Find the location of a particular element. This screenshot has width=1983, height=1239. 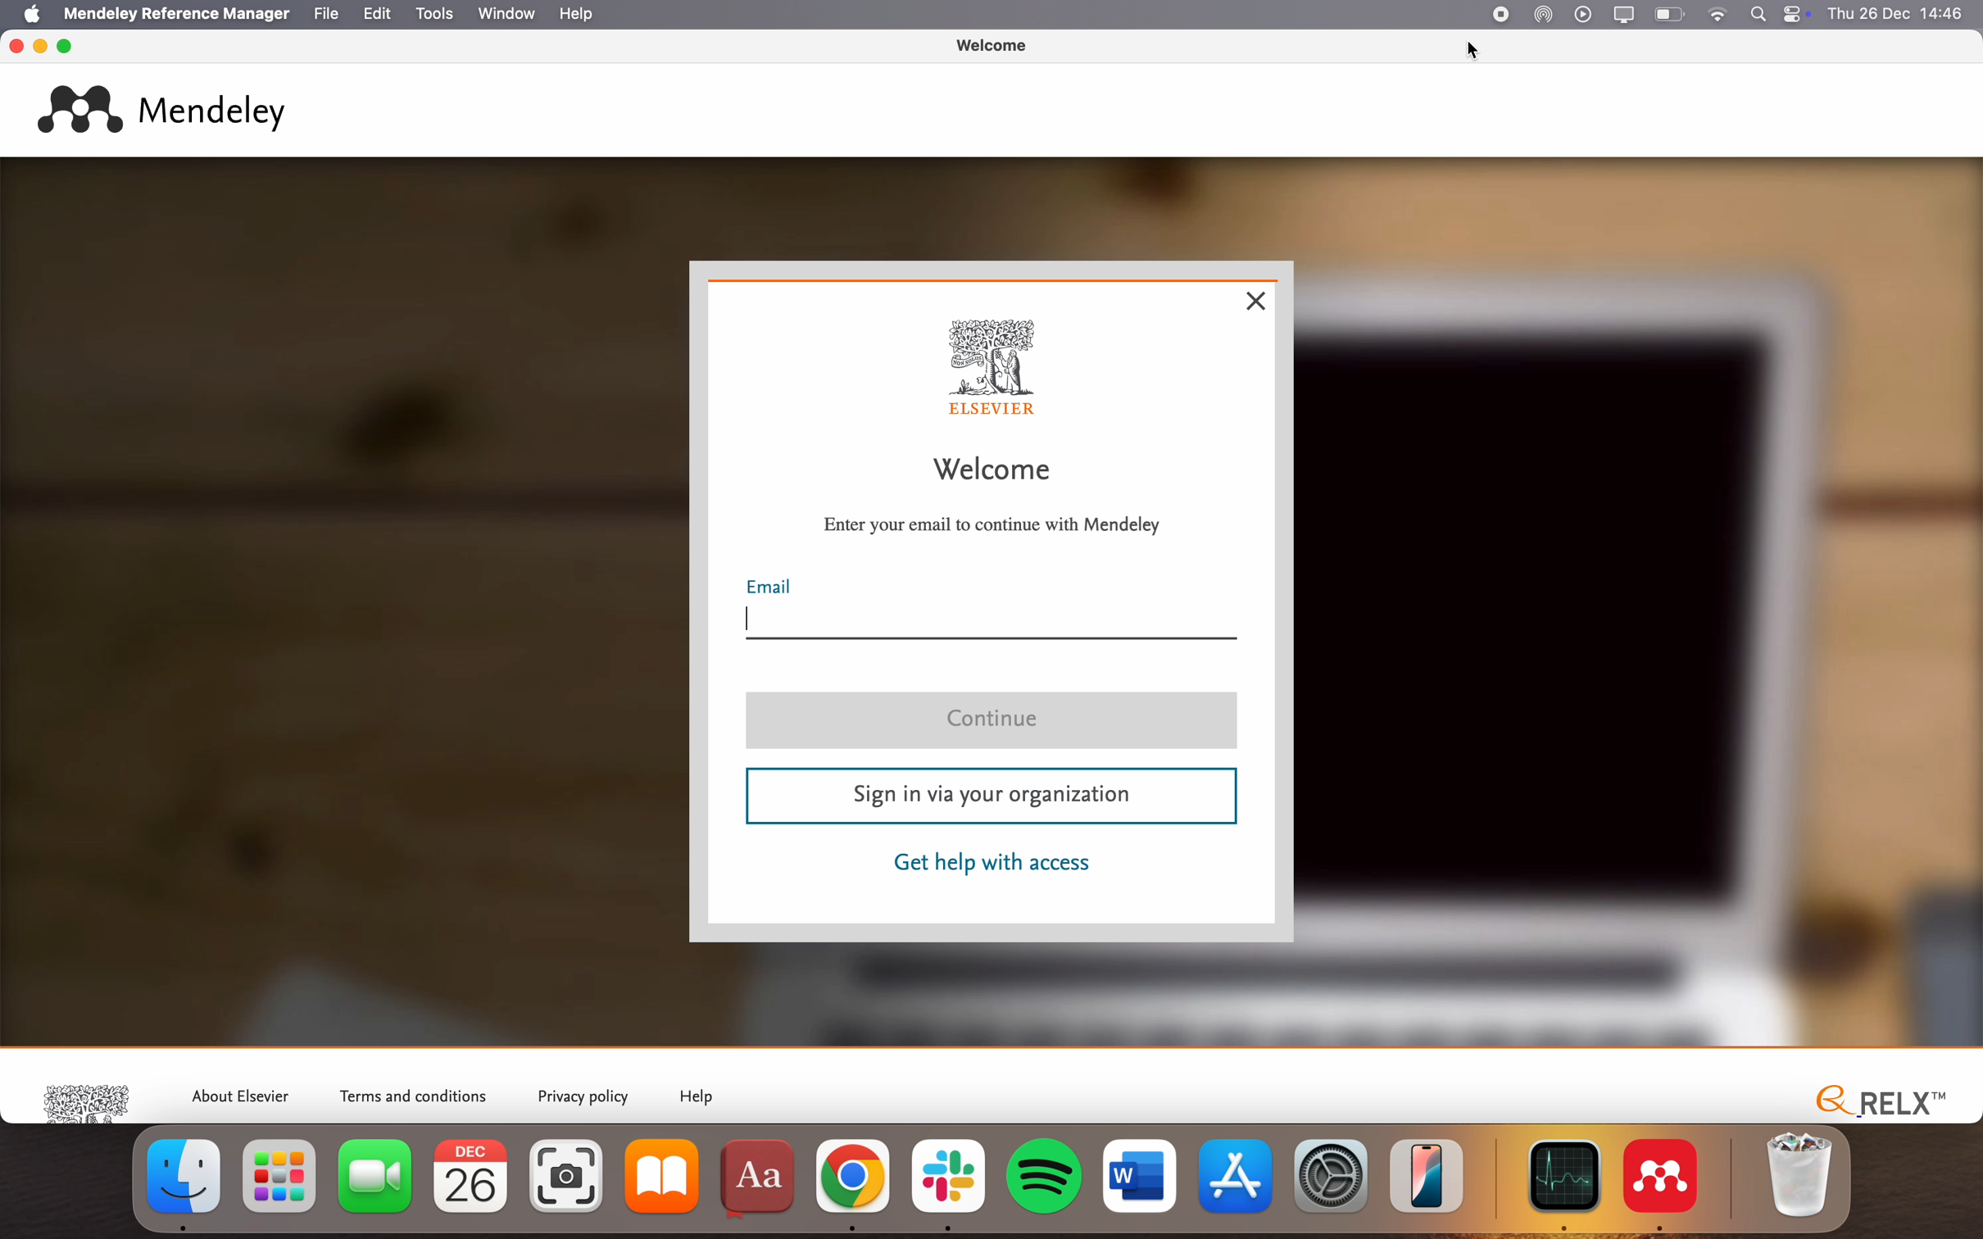

airdrop is located at coordinates (1543, 13).